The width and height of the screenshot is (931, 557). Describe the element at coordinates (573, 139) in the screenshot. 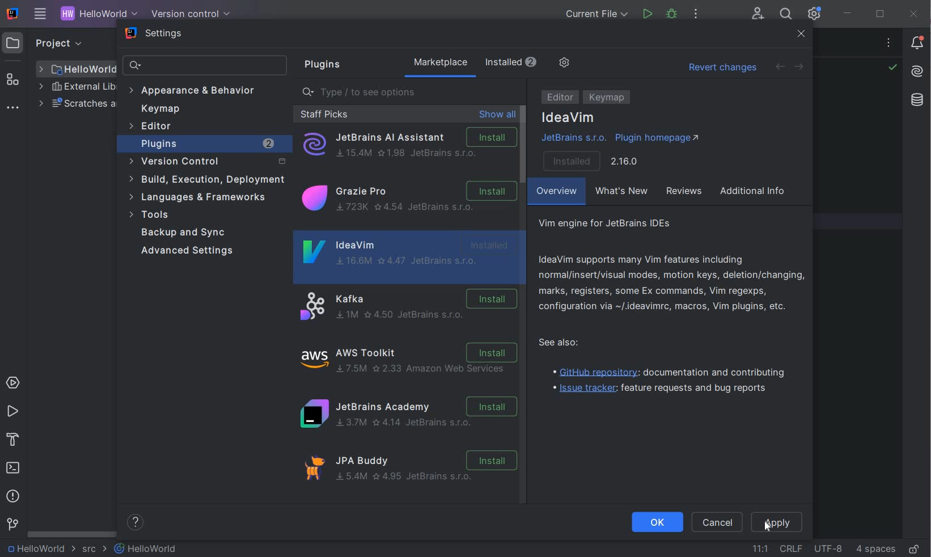

I see `JetBrains s.r.o` at that location.